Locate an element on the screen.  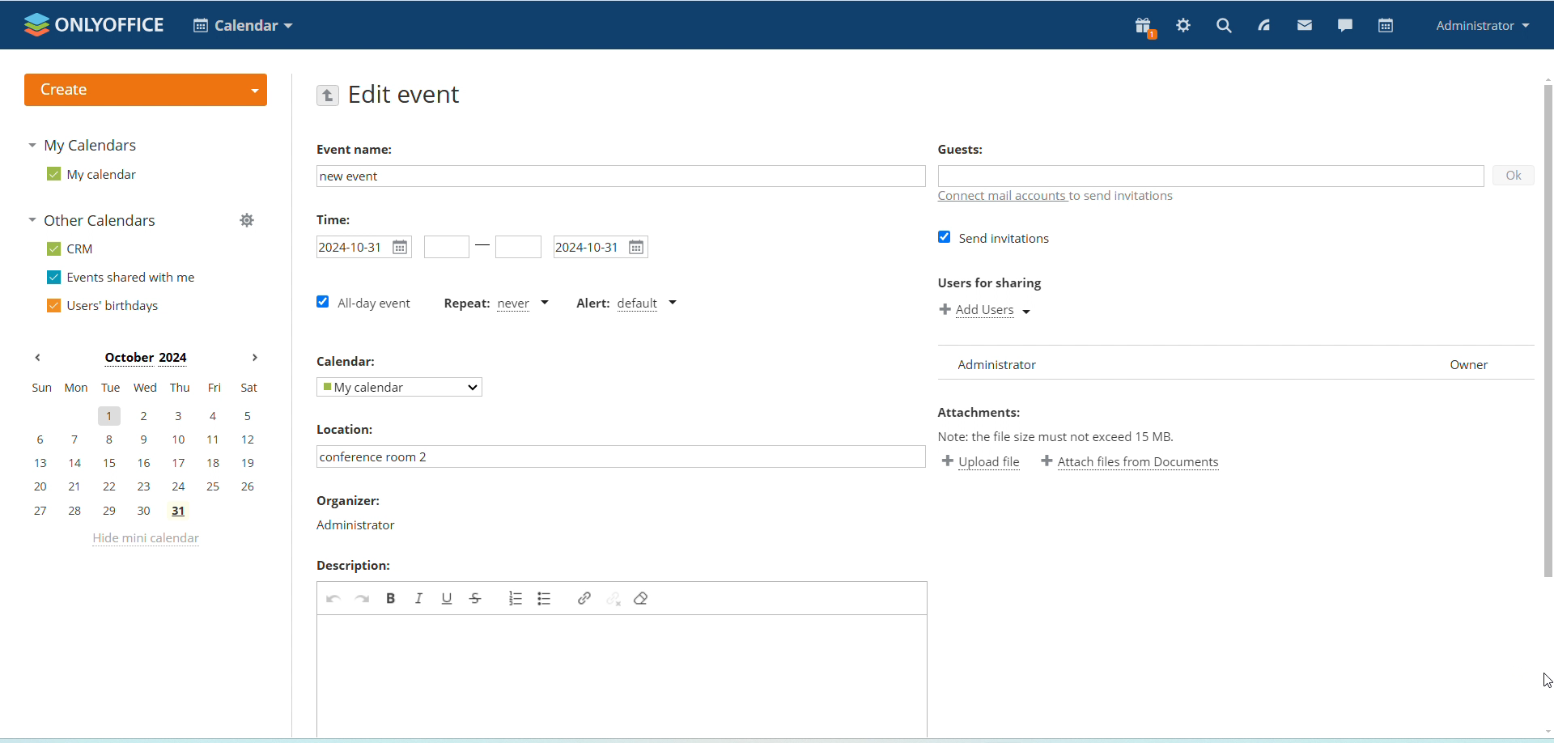
add/remove bulleted list is located at coordinates (546, 597).